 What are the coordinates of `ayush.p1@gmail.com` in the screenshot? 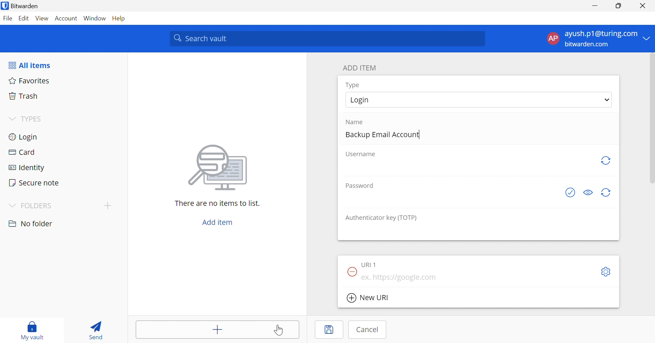 It's located at (600, 34).